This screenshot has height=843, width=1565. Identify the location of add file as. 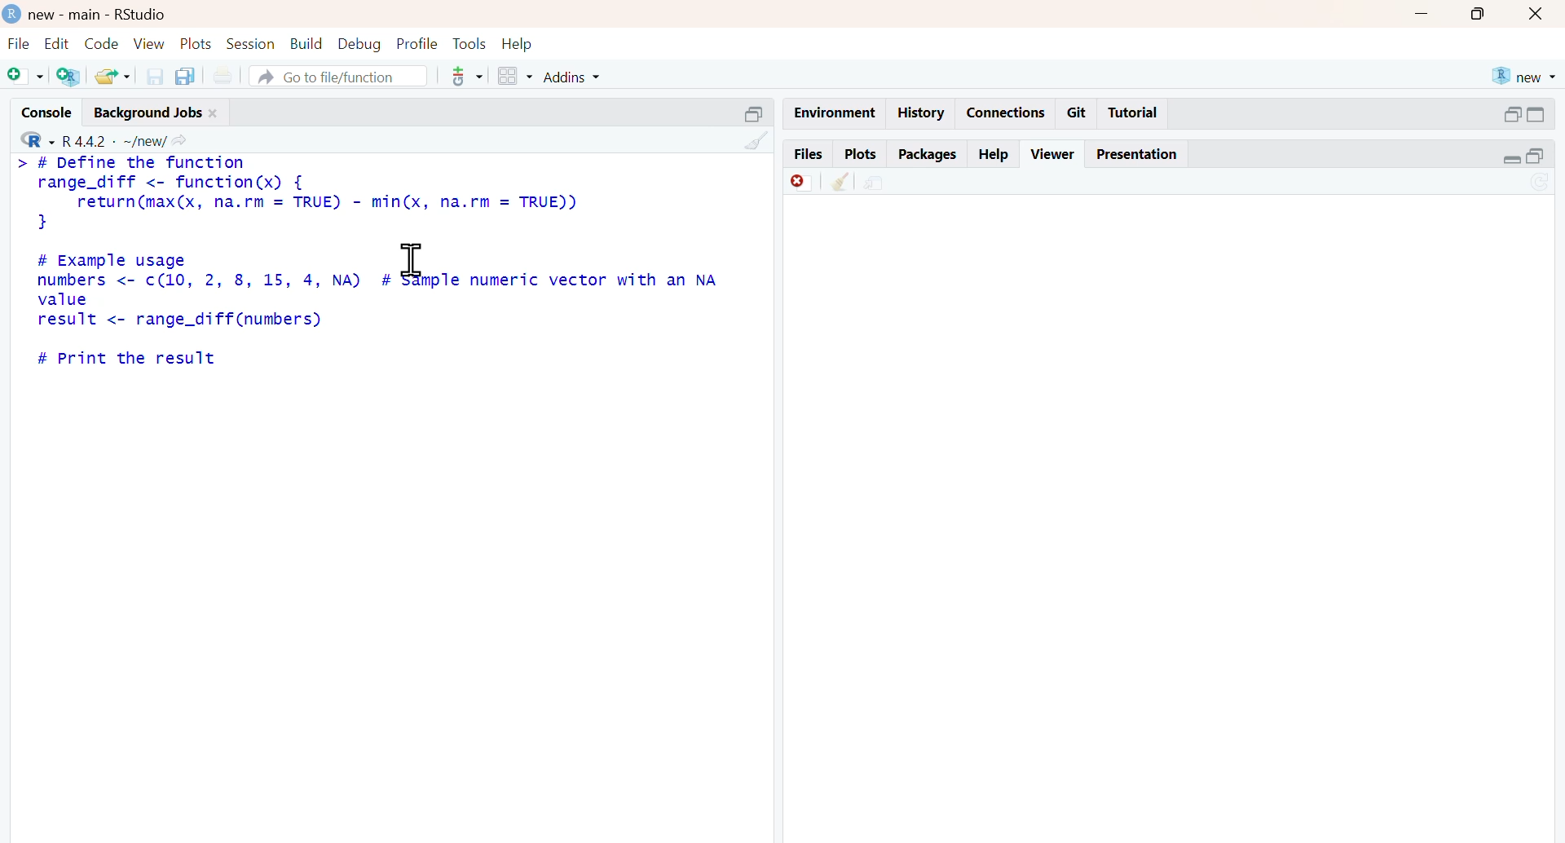
(27, 77).